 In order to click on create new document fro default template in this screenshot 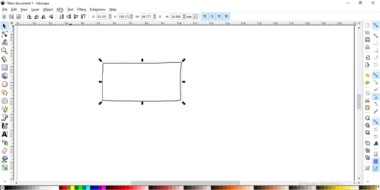, I will do `click(367, 26)`.